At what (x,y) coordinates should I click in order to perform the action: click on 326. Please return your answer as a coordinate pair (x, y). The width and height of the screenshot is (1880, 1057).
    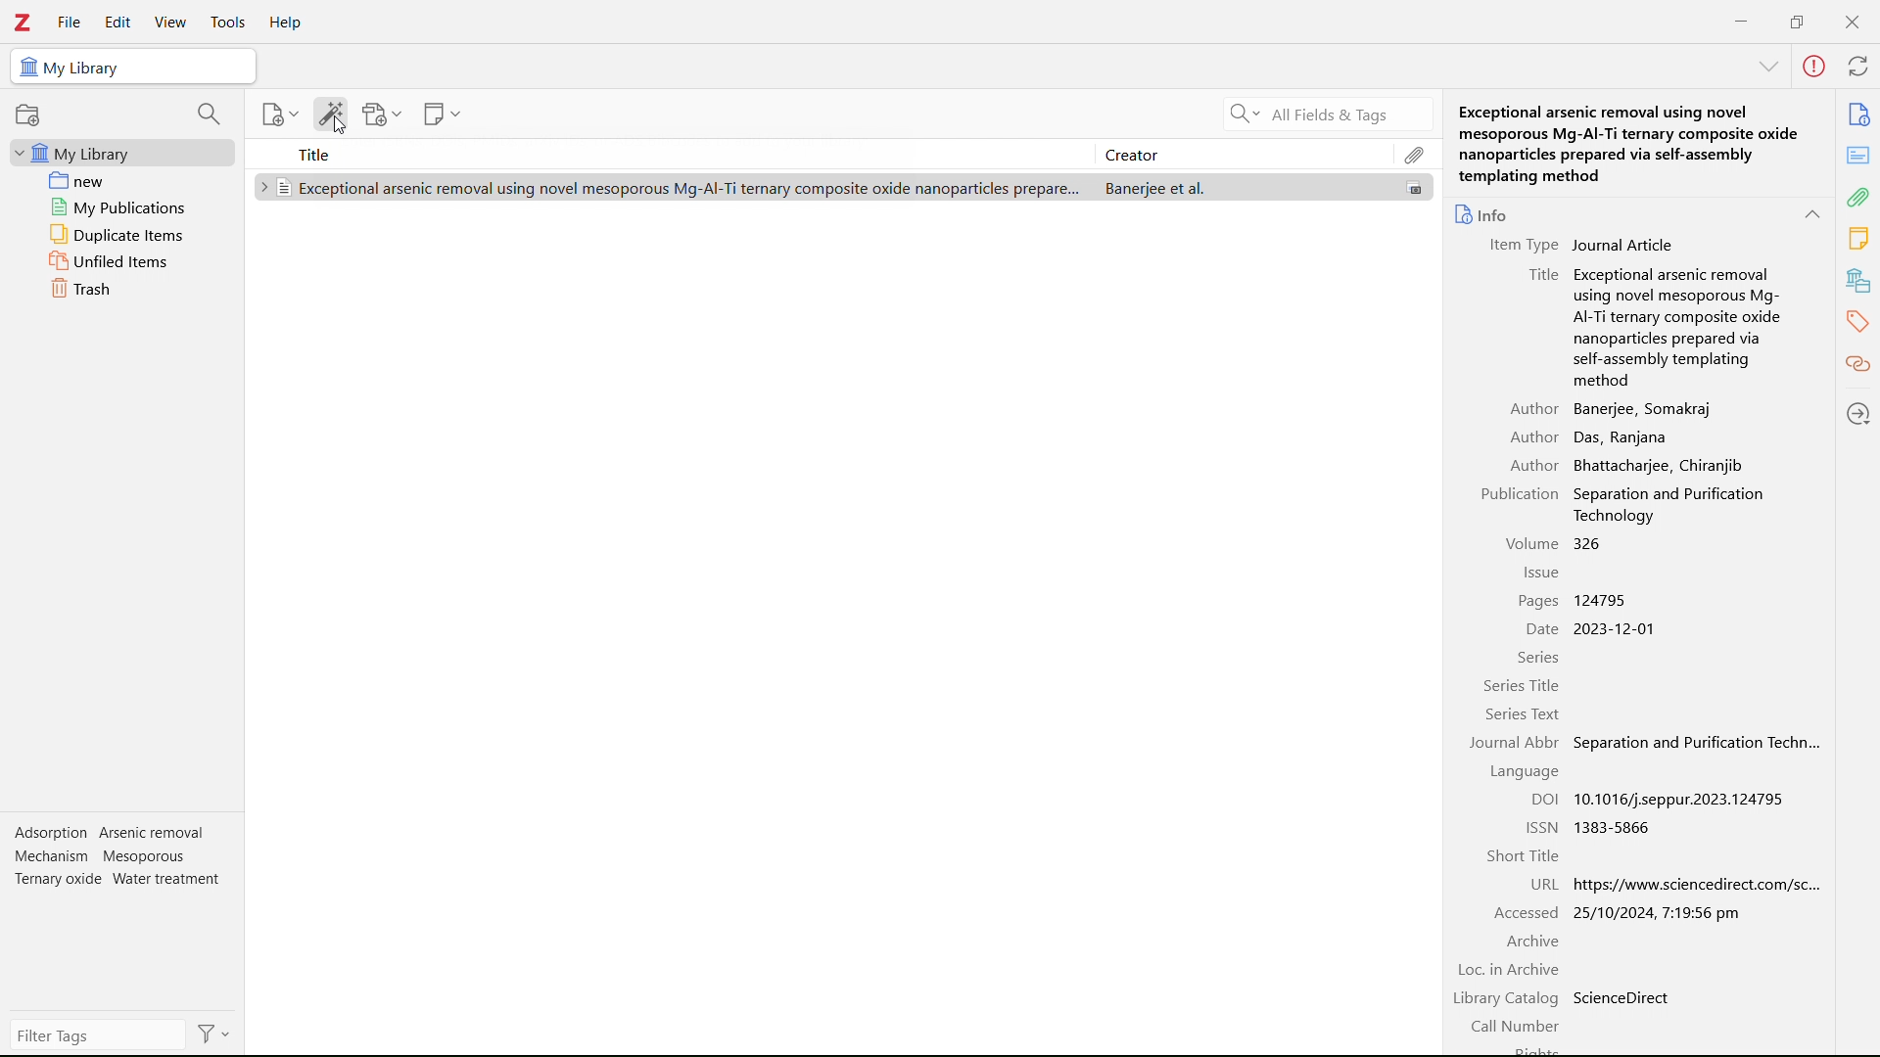
    Looking at the image, I should click on (1588, 543).